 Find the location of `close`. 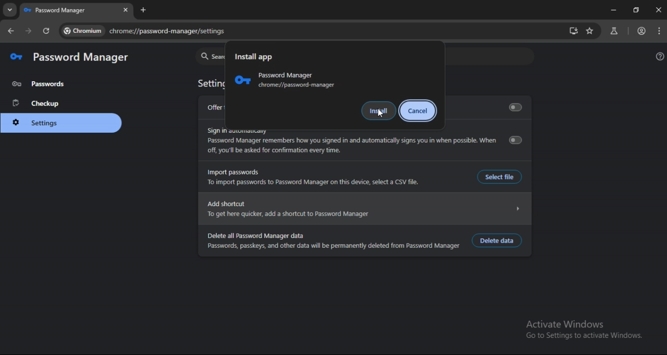

close is located at coordinates (658, 10).